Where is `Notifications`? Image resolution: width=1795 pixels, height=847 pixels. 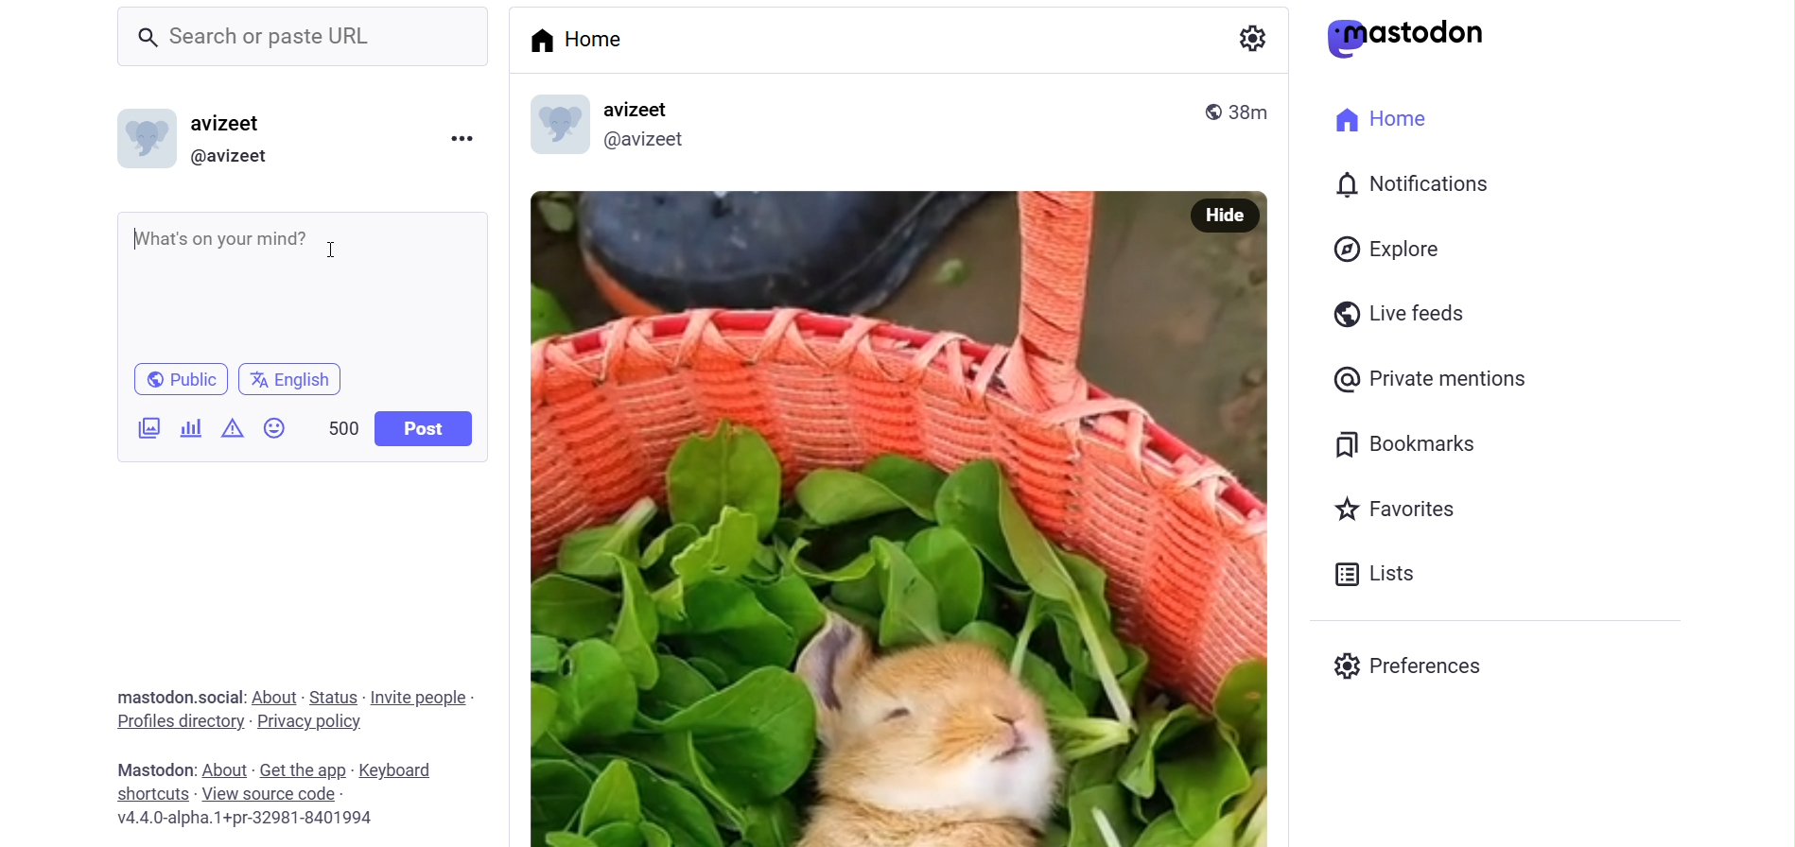 Notifications is located at coordinates (1417, 184).